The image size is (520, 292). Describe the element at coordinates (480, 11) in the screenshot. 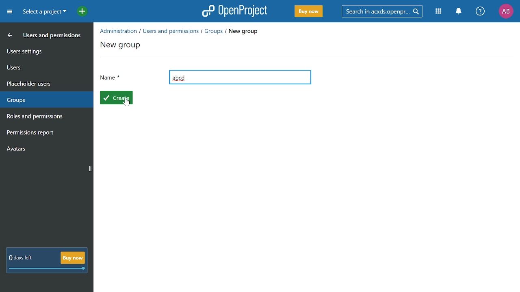

I see `help` at that location.